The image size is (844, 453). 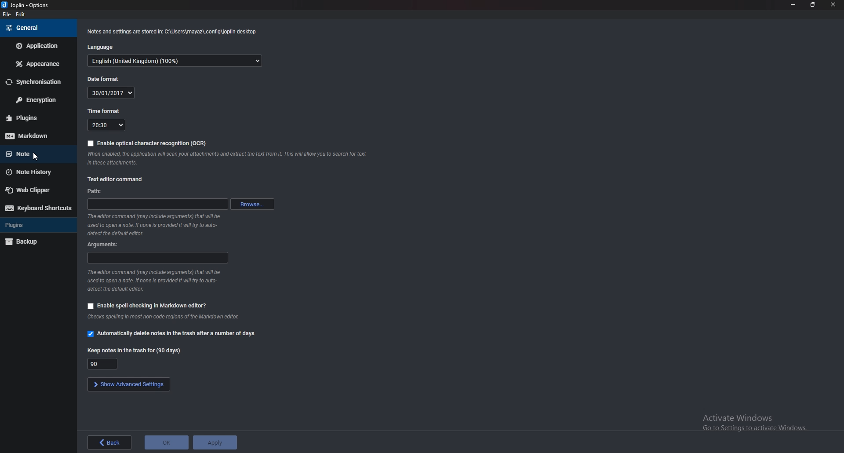 I want to click on Application, so click(x=38, y=46).